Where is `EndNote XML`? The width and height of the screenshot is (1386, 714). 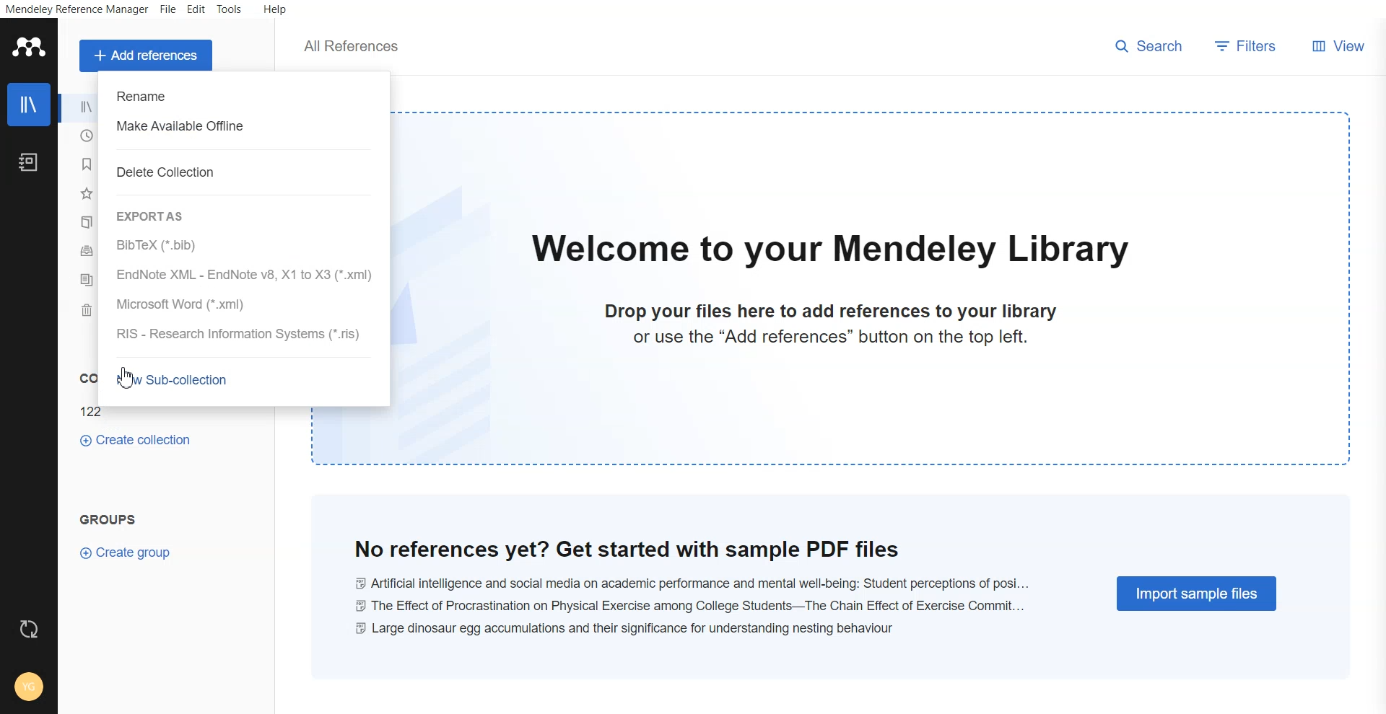
EndNote XML is located at coordinates (240, 275).